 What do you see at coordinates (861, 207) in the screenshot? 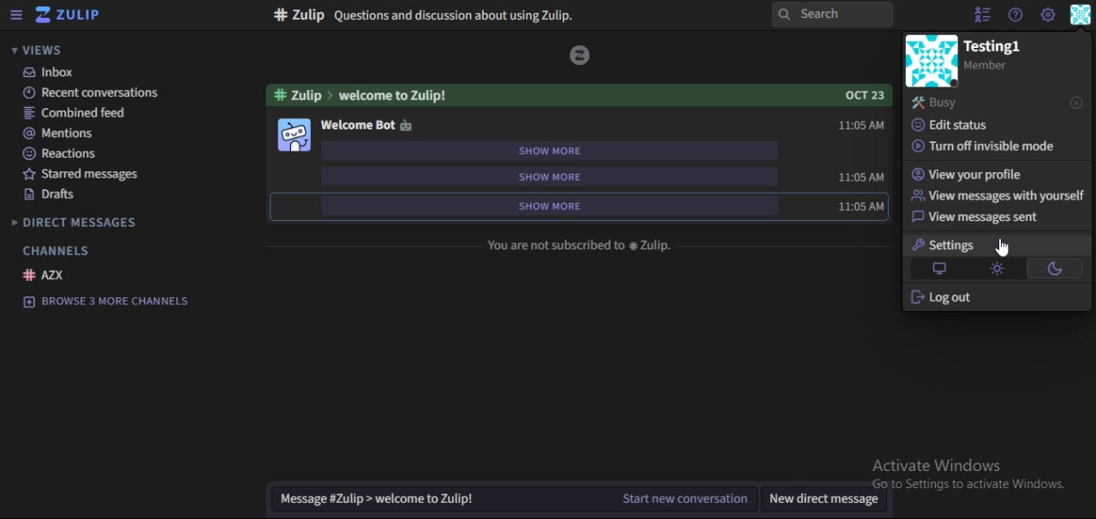
I see `11:05 AM` at bounding box center [861, 207].